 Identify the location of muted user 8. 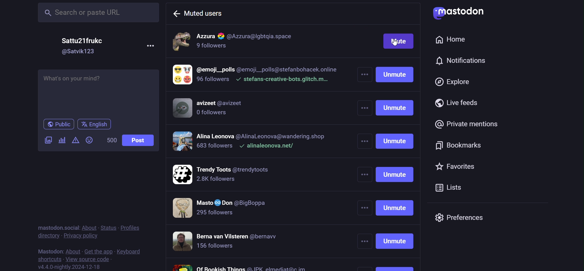
(240, 267).